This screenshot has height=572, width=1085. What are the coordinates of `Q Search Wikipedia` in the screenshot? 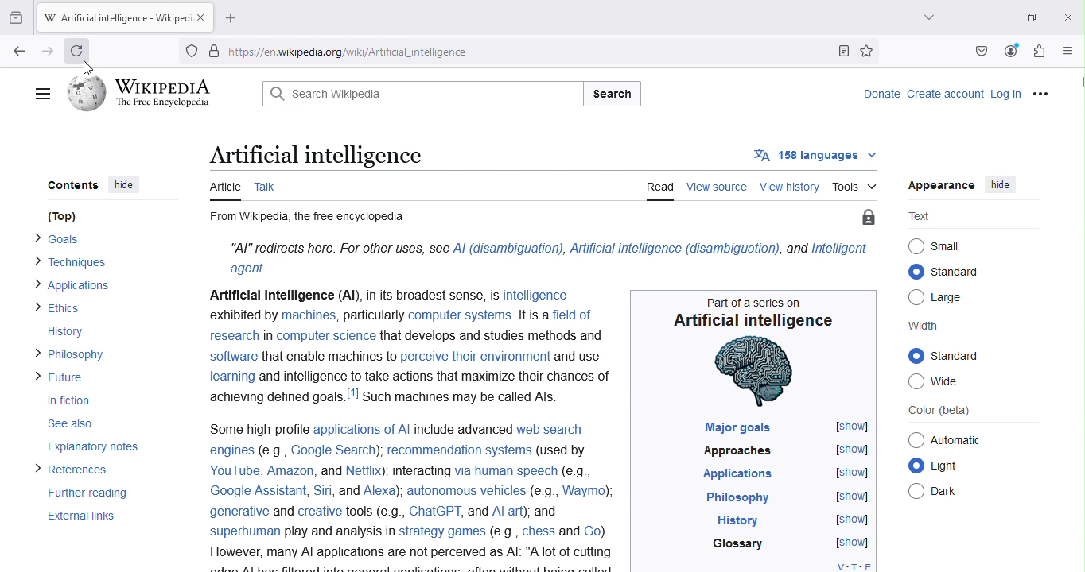 It's located at (424, 93).